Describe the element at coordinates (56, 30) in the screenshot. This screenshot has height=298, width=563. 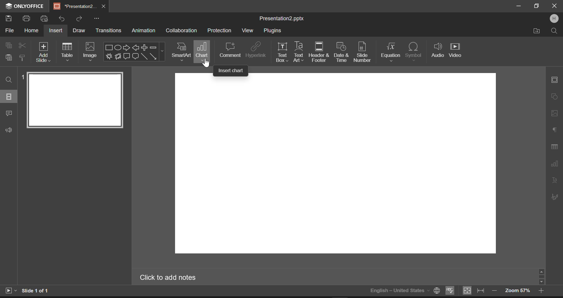
I see `Insert` at that location.